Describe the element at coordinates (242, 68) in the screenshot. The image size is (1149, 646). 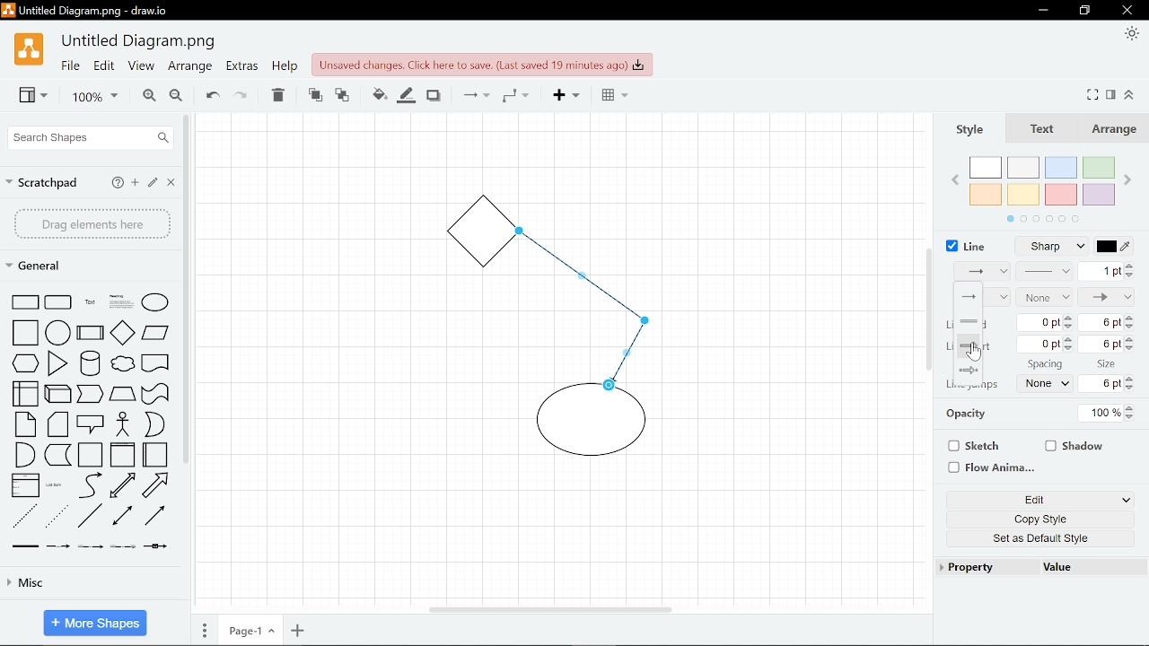
I see `Extras` at that location.